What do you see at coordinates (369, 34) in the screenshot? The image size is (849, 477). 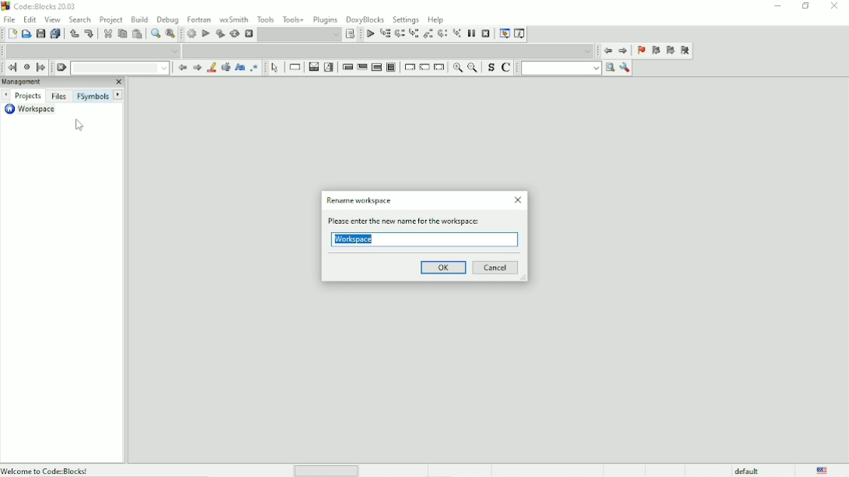 I see `Debug/Continue` at bounding box center [369, 34].